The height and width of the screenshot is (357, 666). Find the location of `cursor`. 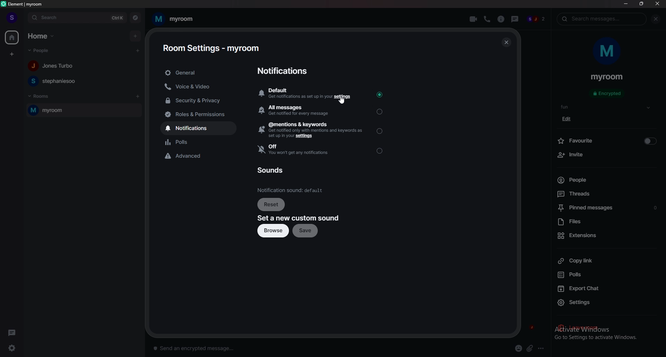

cursor is located at coordinates (342, 101).